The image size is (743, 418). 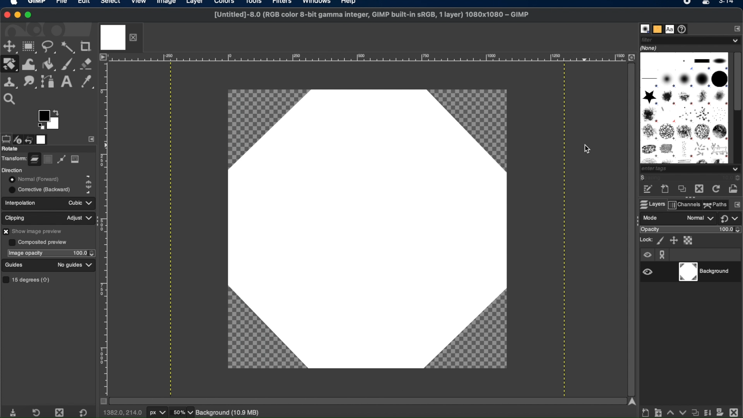 What do you see at coordinates (103, 57) in the screenshot?
I see `access image menu` at bounding box center [103, 57].